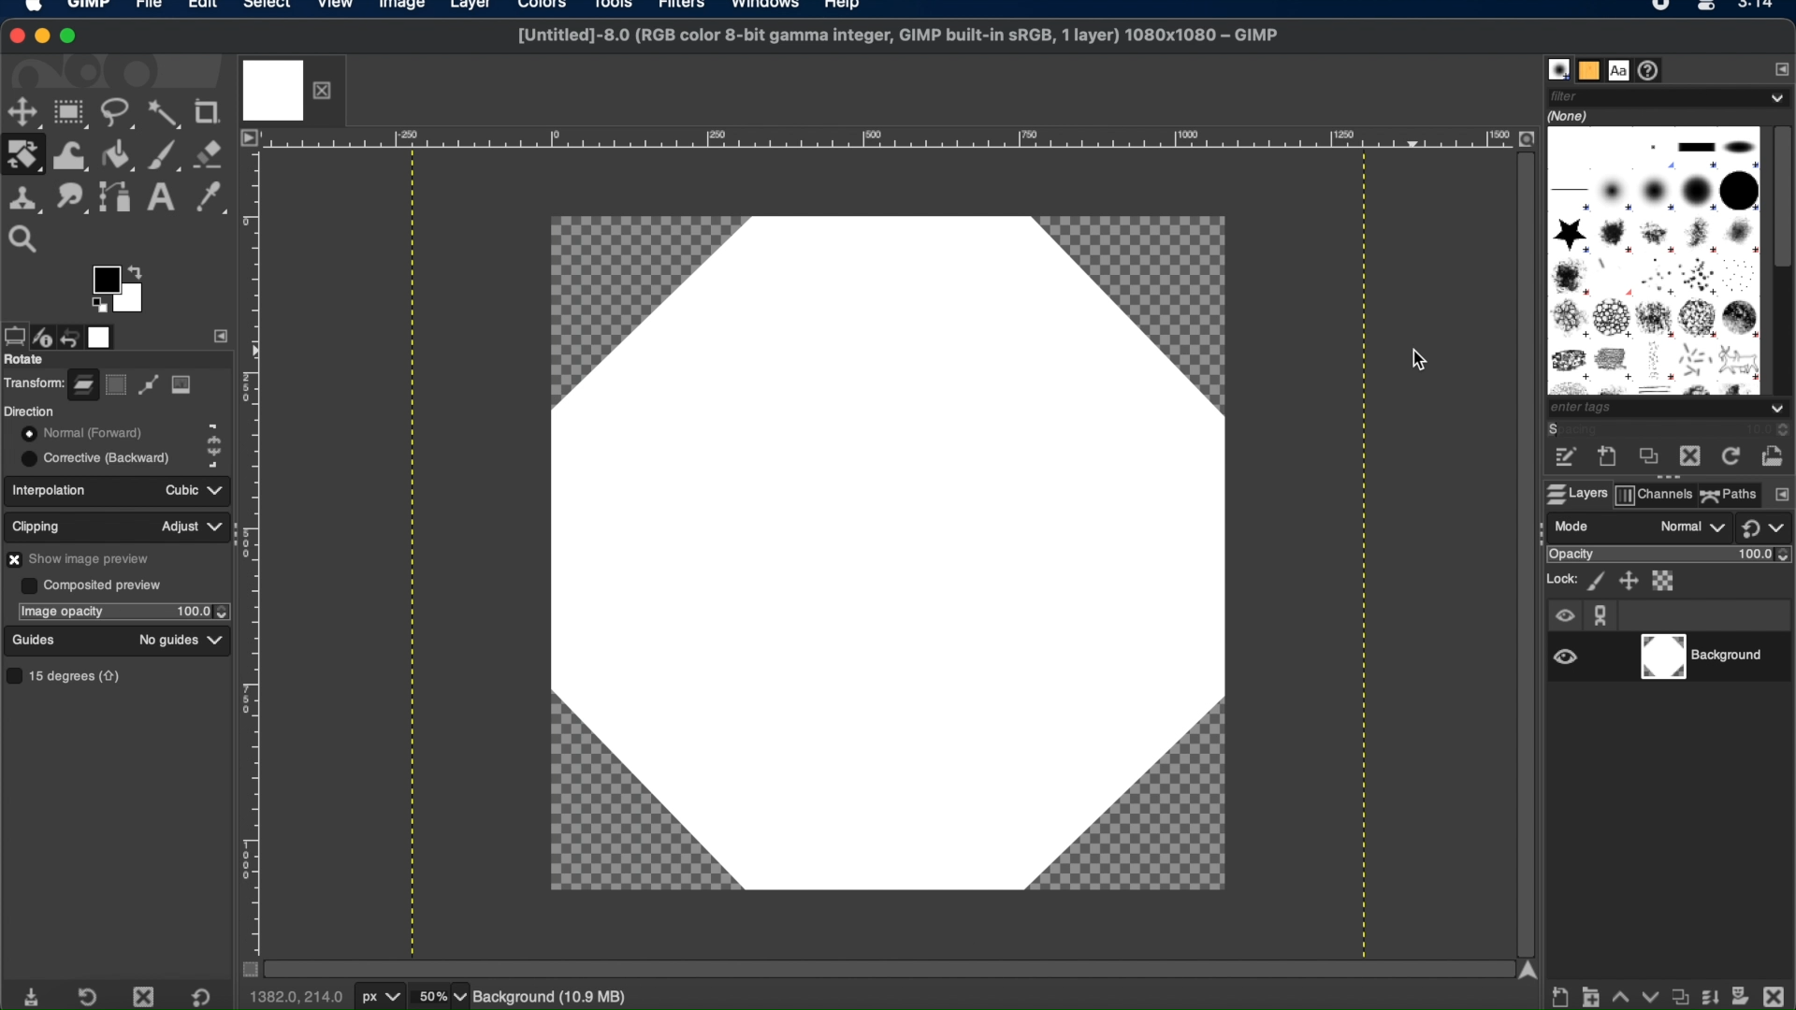 The image size is (1796, 1010). What do you see at coordinates (546, 10) in the screenshot?
I see `colors` at bounding box center [546, 10].